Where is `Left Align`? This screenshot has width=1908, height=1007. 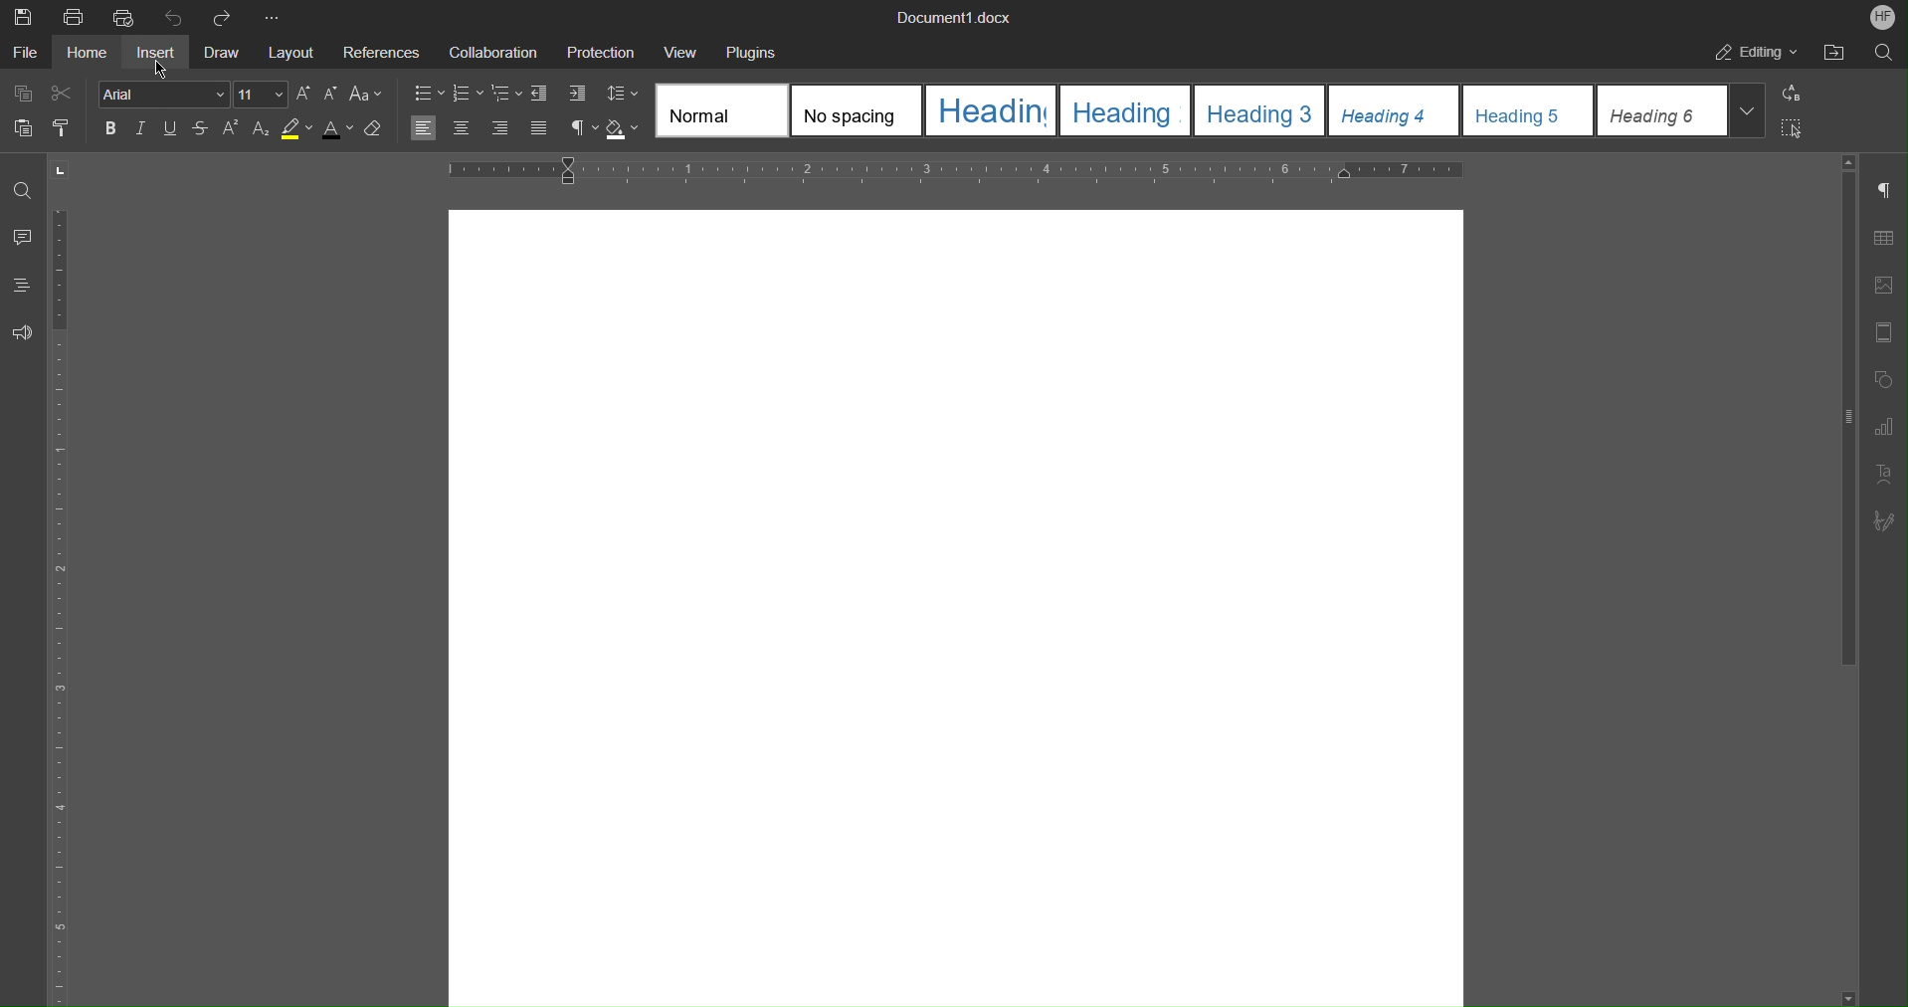 Left Align is located at coordinates (422, 128).